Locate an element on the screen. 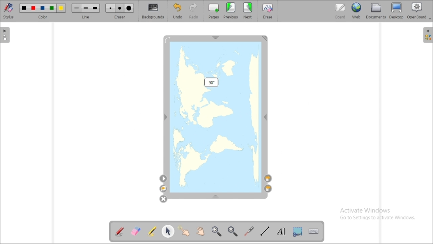 The height and width of the screenshot is (244, 433). zoom in is located at coordinates (216, 231).